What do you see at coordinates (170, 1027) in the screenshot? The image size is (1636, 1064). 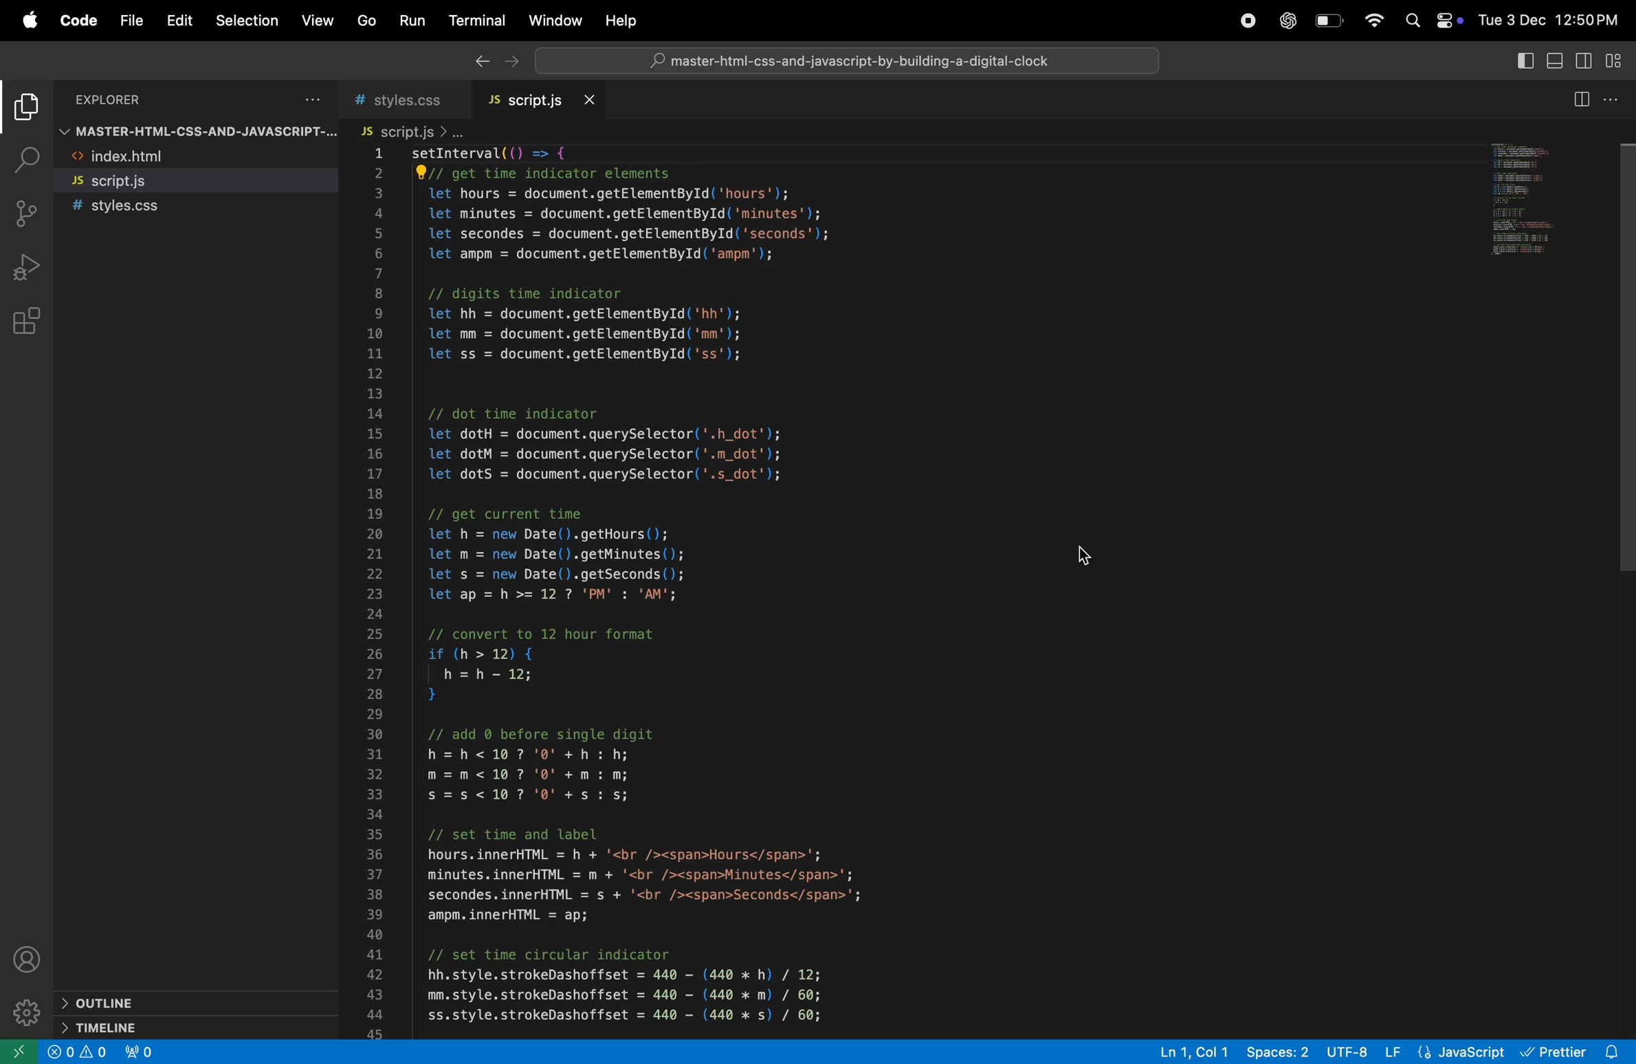 I see `time line` at bounding box center [170, 1027].